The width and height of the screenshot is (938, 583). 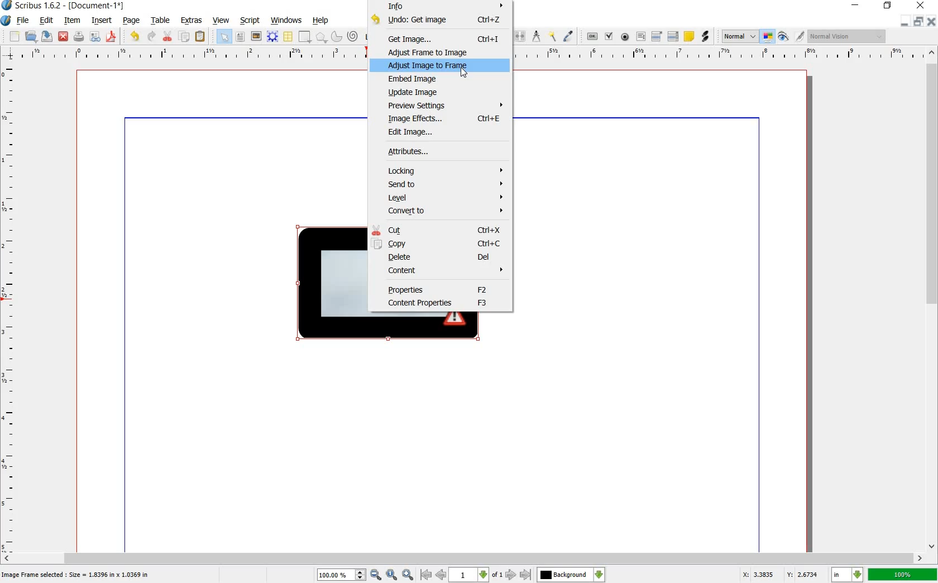 I want to click on polygon, so click(x=321, y=37).